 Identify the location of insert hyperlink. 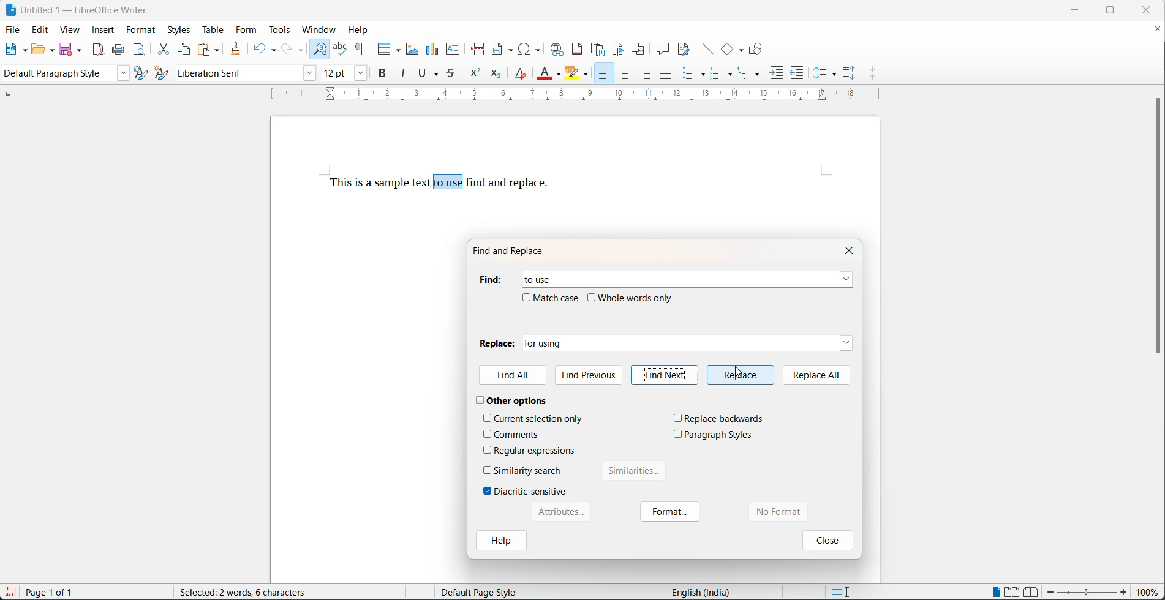
(558, 49).